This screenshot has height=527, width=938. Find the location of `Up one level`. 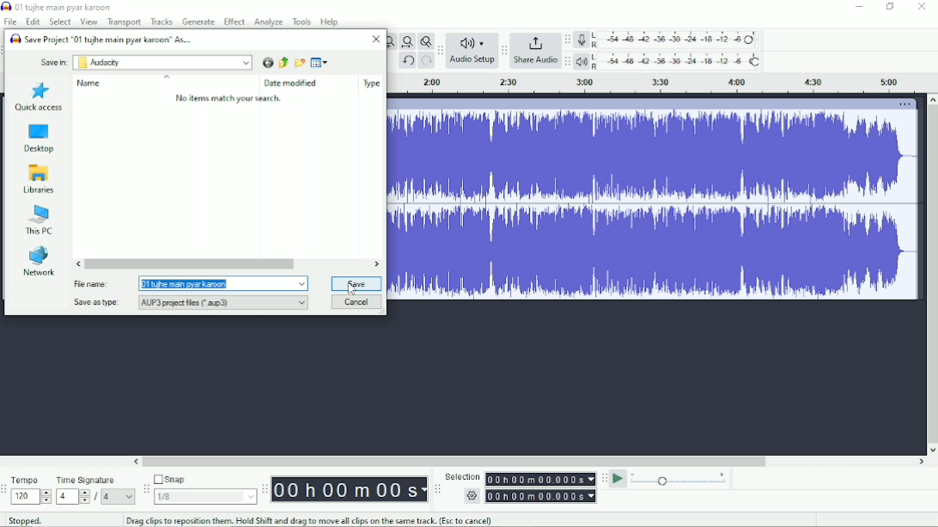

Up one level is located at coordinates (282, 62).